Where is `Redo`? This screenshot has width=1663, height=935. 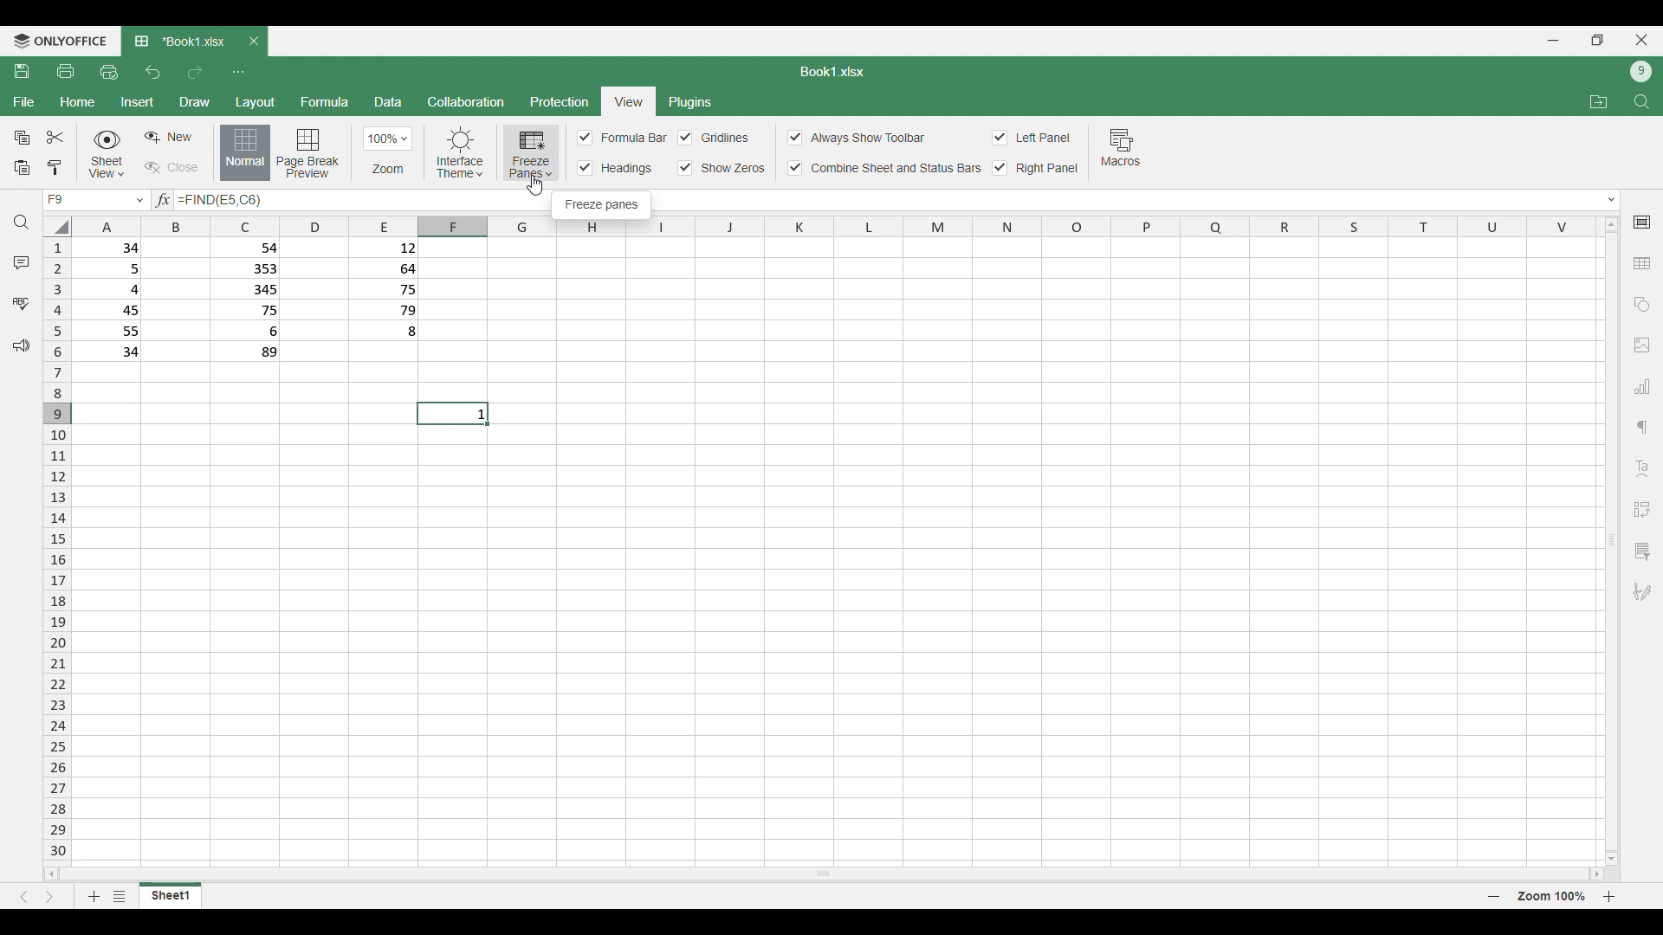
Redo is located at coordinates (195, 73).